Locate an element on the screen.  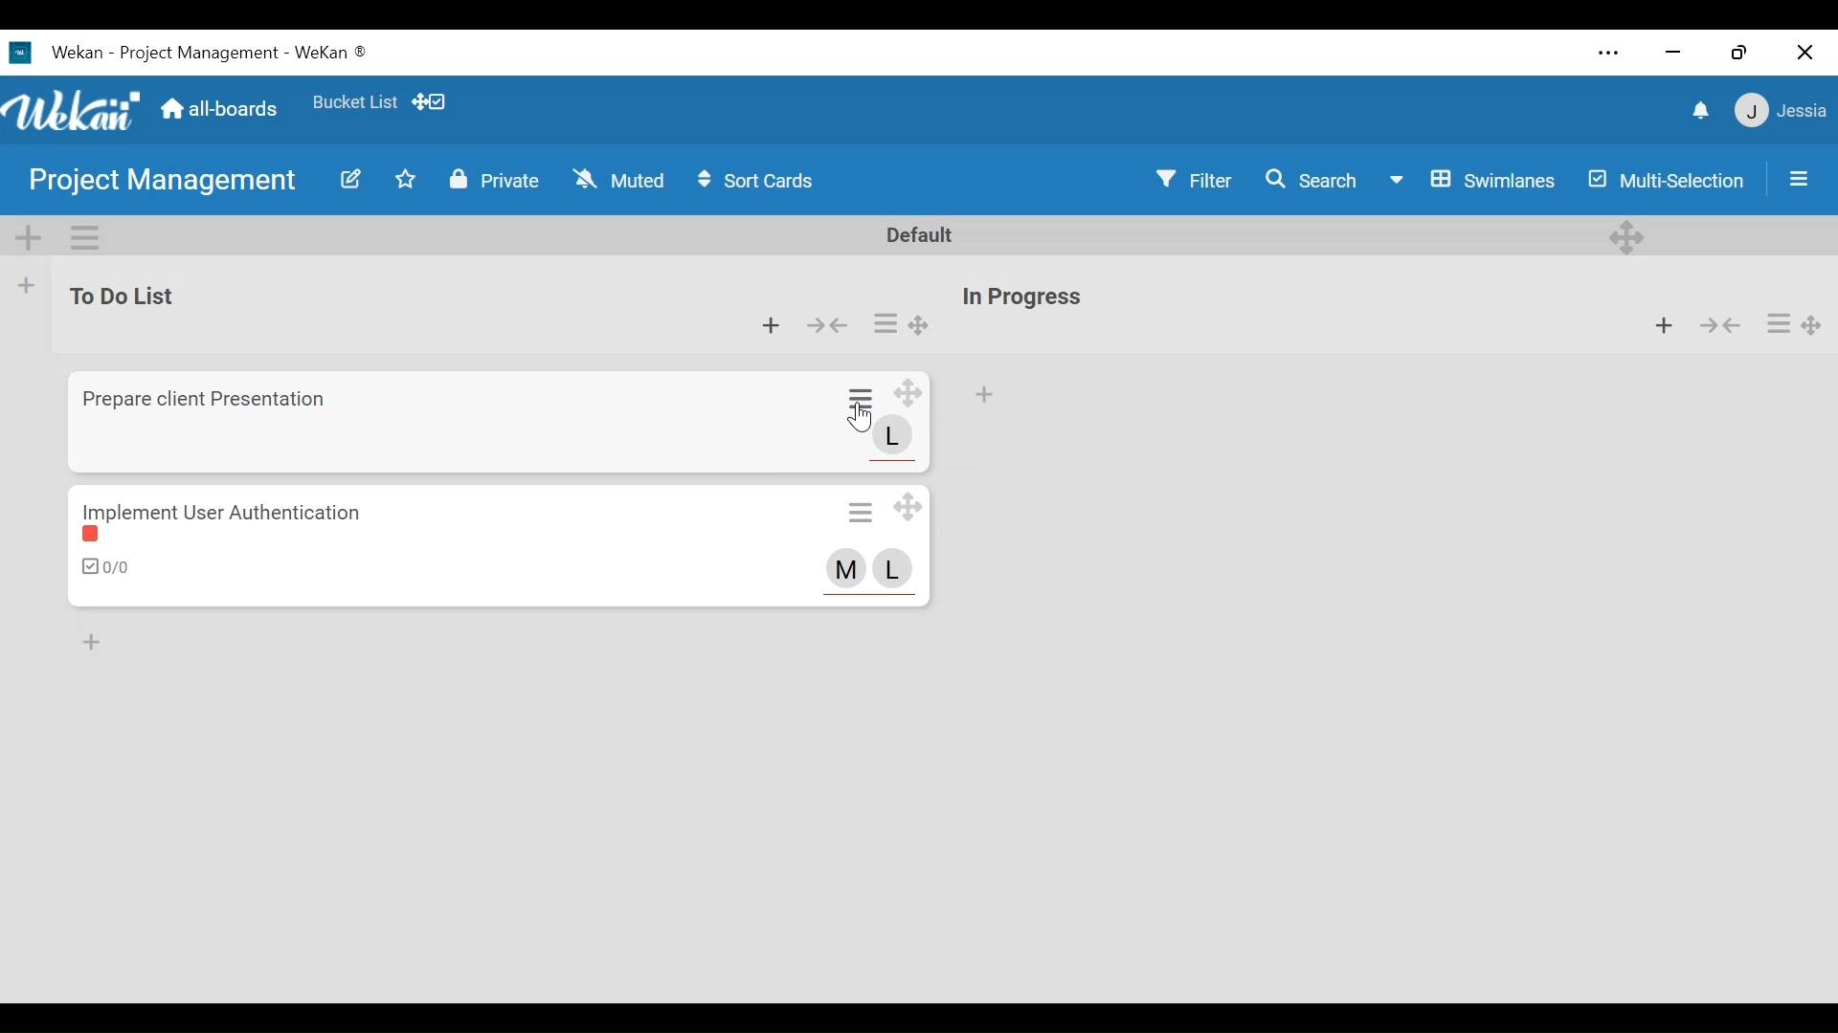
member settings is located at coordinates (1780, 107).